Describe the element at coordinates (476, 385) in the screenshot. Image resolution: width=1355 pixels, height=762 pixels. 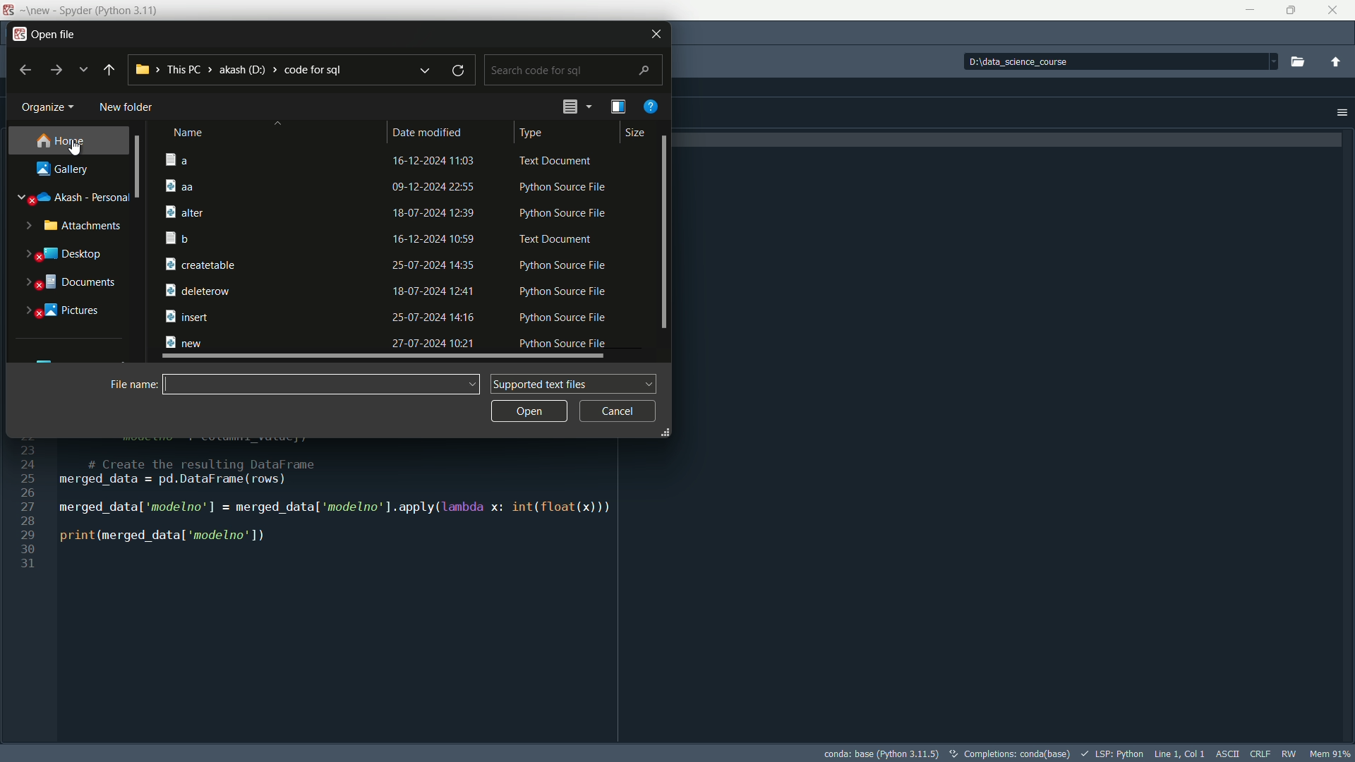
I see `dropdown` at that location.